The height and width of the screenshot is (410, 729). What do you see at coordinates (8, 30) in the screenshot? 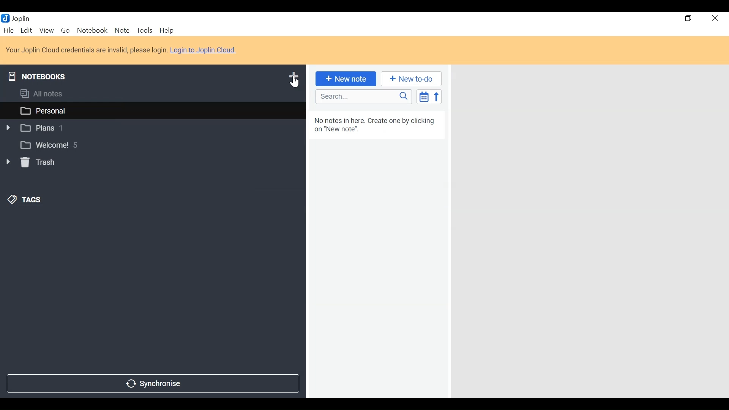
I see `File` at bounding box center [8, 30].